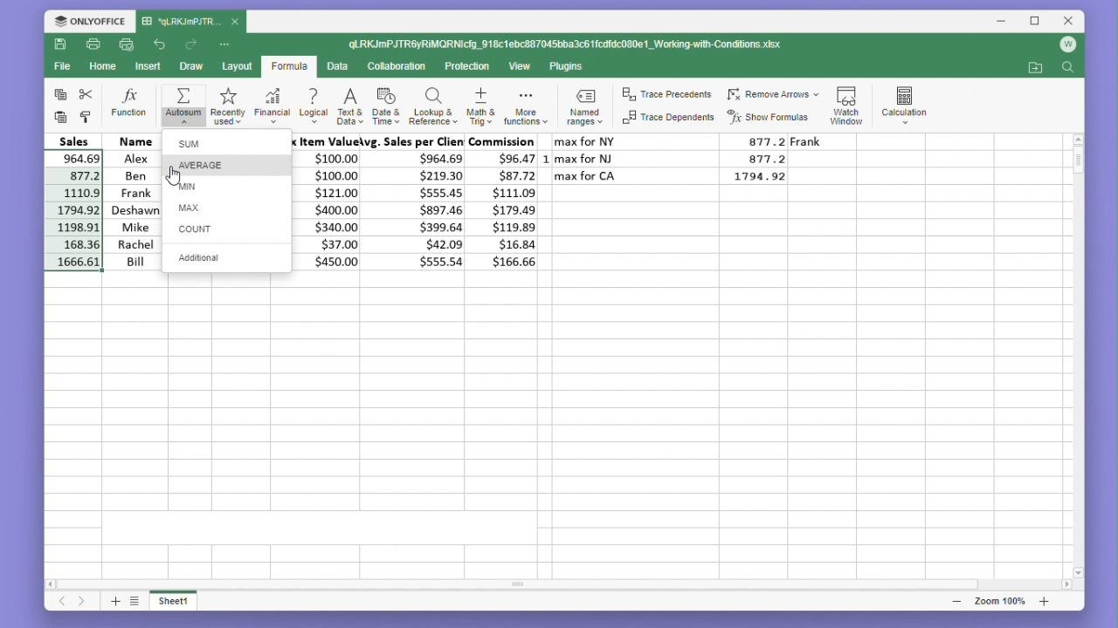  Describe the element at coordinates (180, 22) in the screenshot. I see `'qLRKJmJTR...` at that location.